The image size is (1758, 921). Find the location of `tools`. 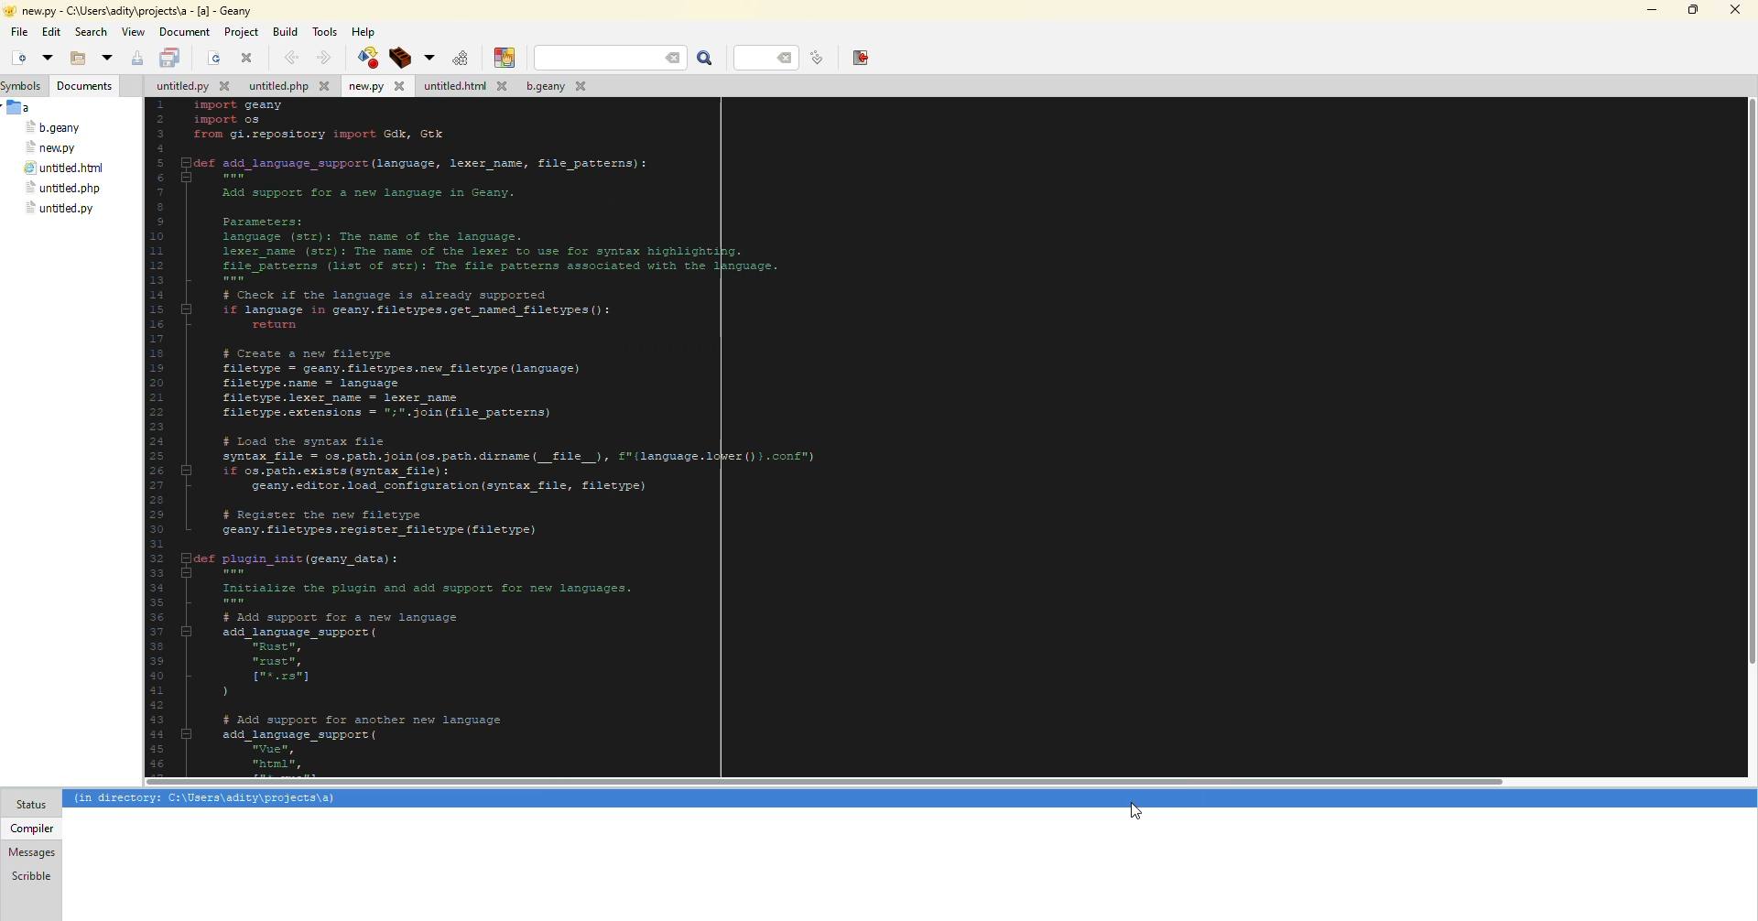

tools is located at coordinates (328, 30).